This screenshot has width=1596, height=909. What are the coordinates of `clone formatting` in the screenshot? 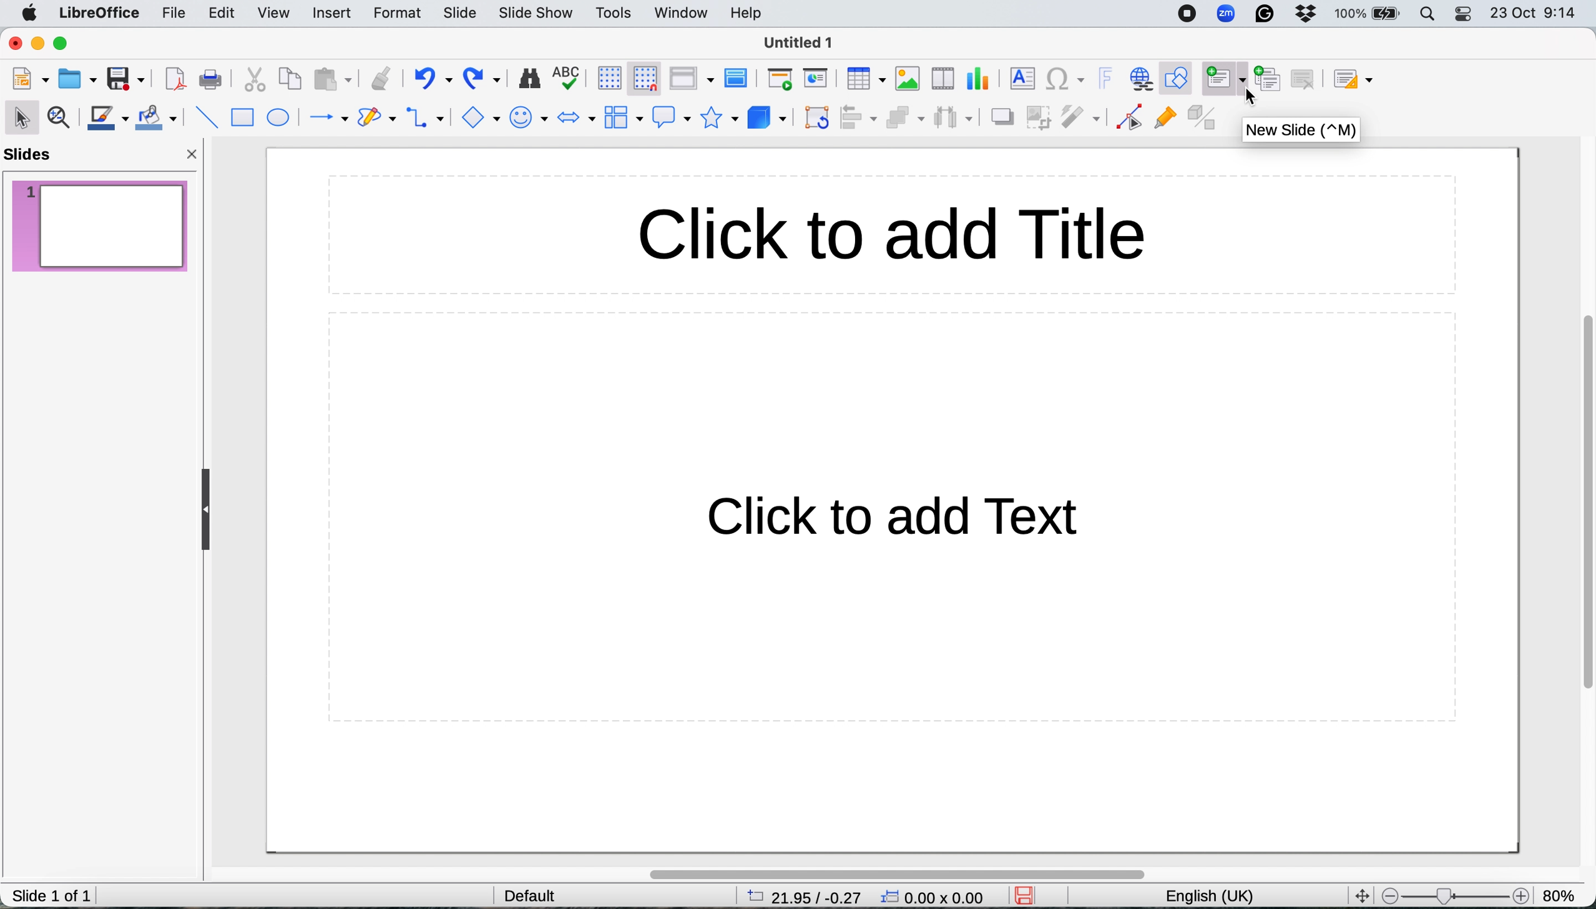 It's located at (380, 78).